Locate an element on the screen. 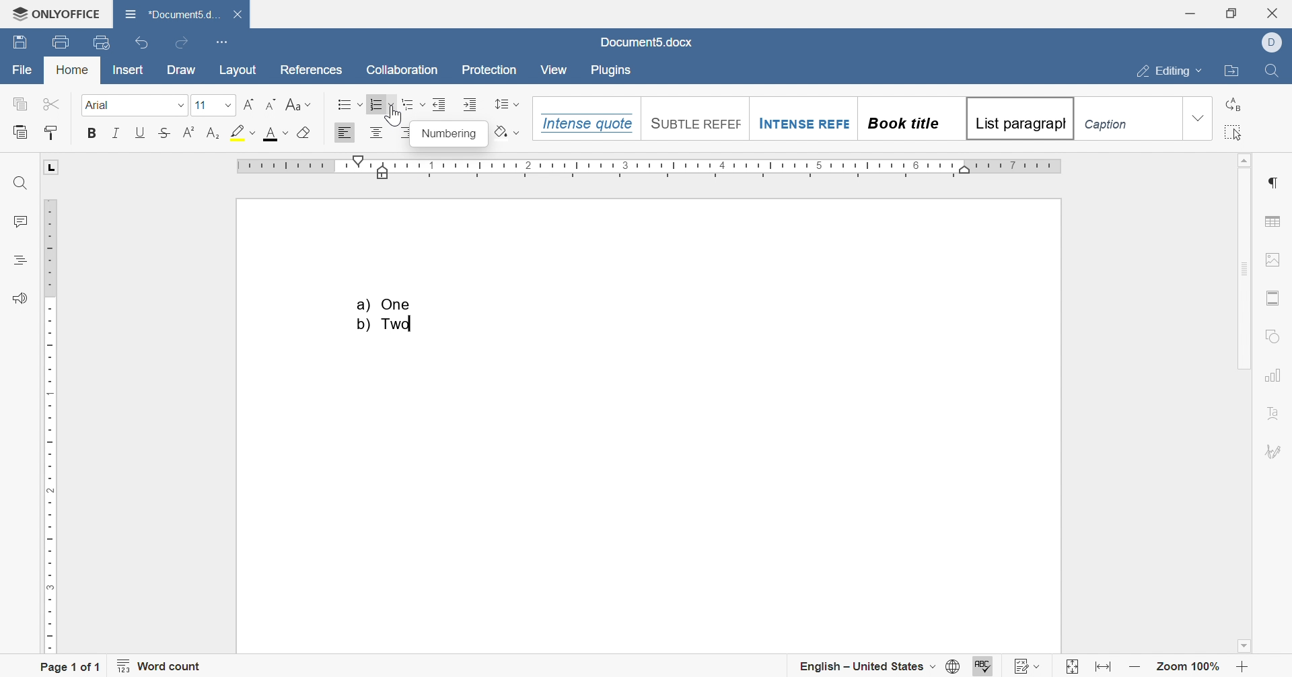  paragraph is located at coordinates (1270, 182).